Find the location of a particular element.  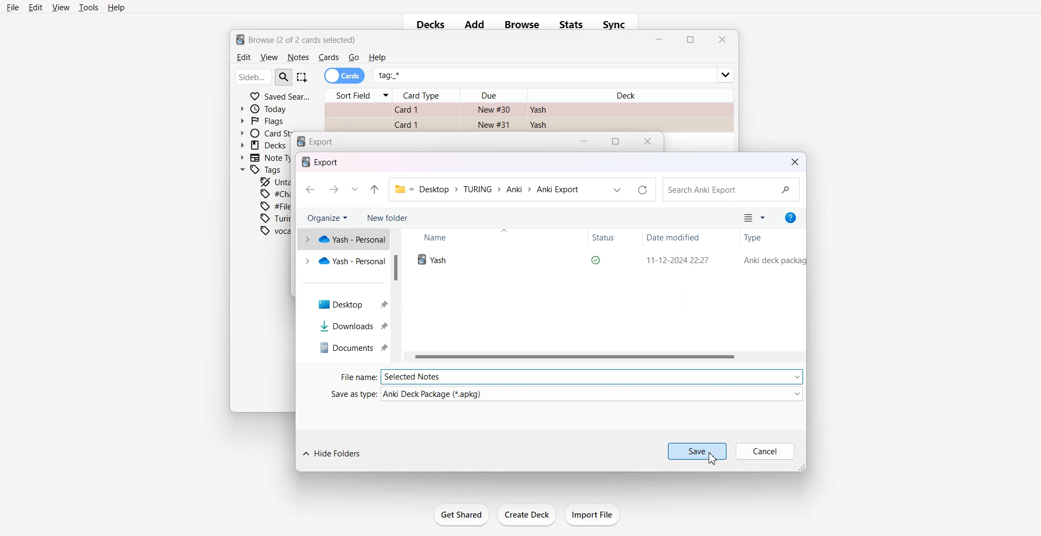

He is located at coordinates (377, 57).